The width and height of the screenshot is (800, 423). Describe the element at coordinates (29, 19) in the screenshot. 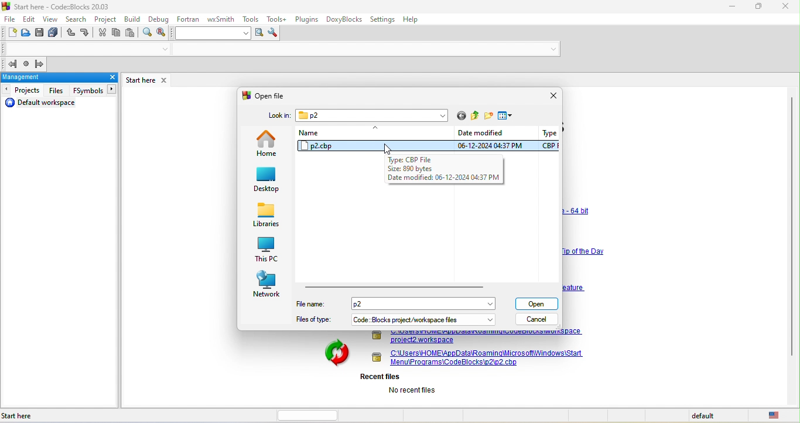

I see `edit` at that location.